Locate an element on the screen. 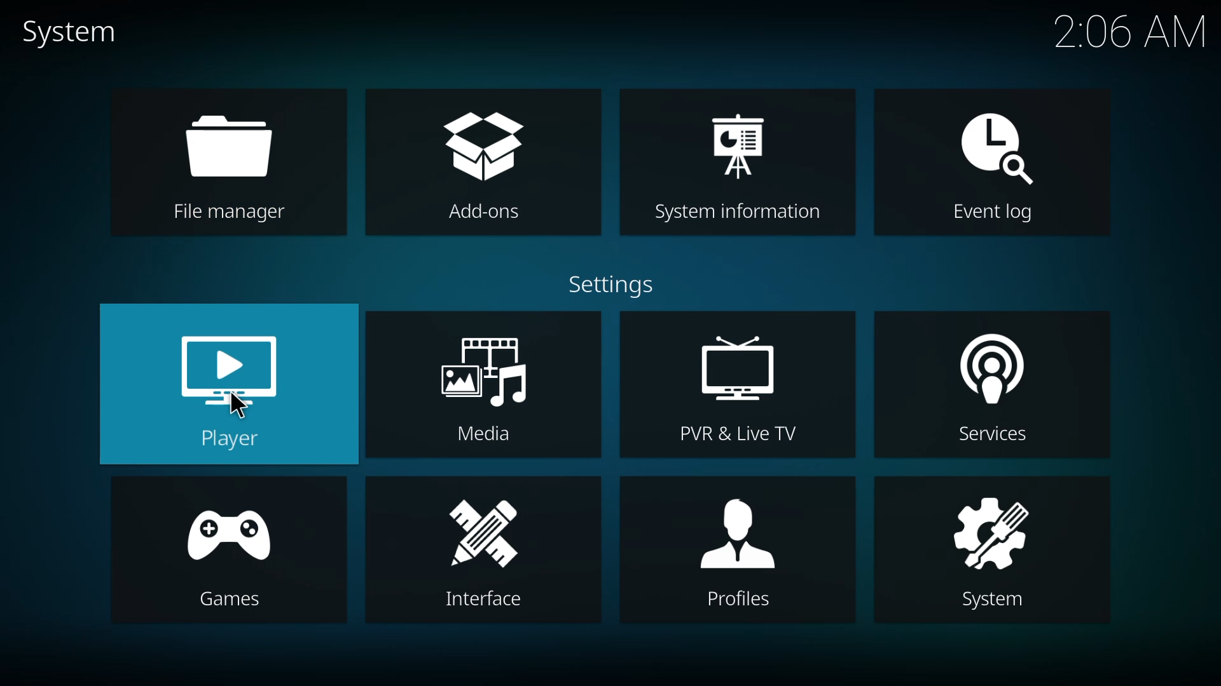 The width and height of the screenshot is (1221, 686). cursor is located at coordinates (235, 406).